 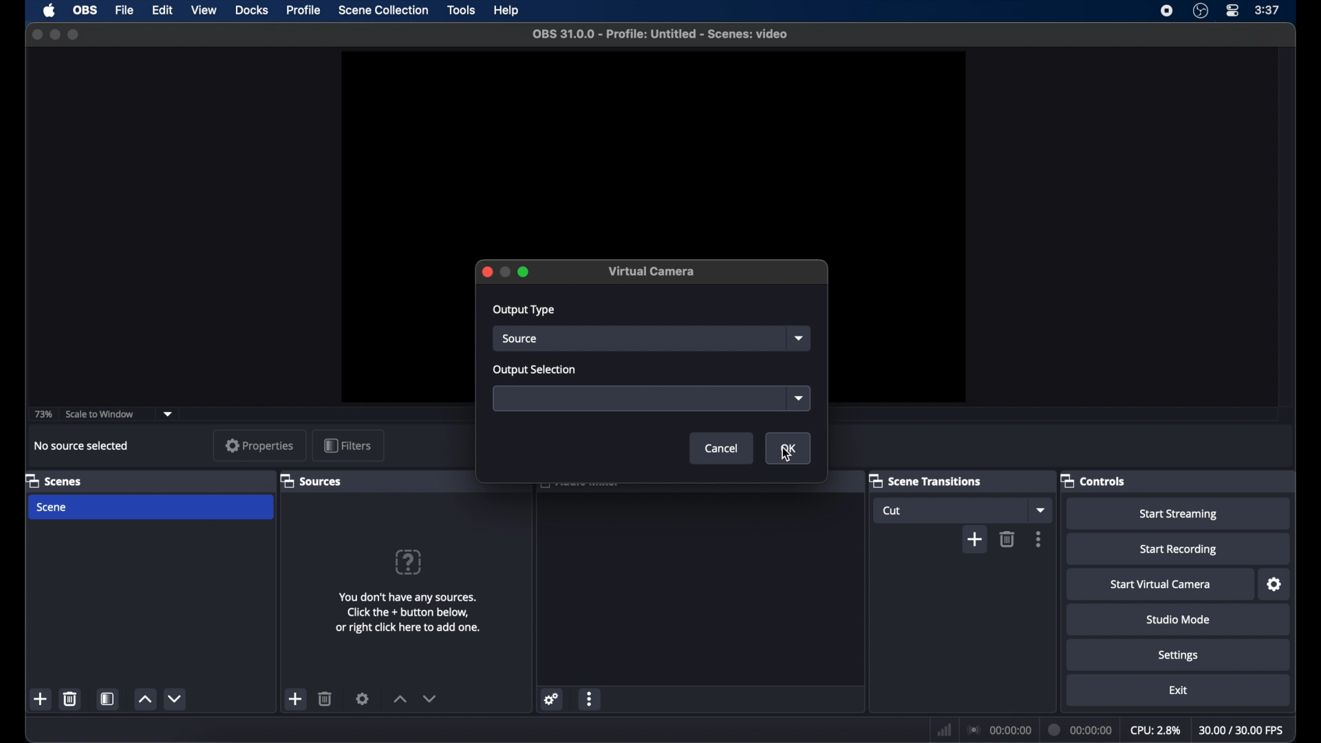 I want to click on 73%, so click(x=42, y=415).